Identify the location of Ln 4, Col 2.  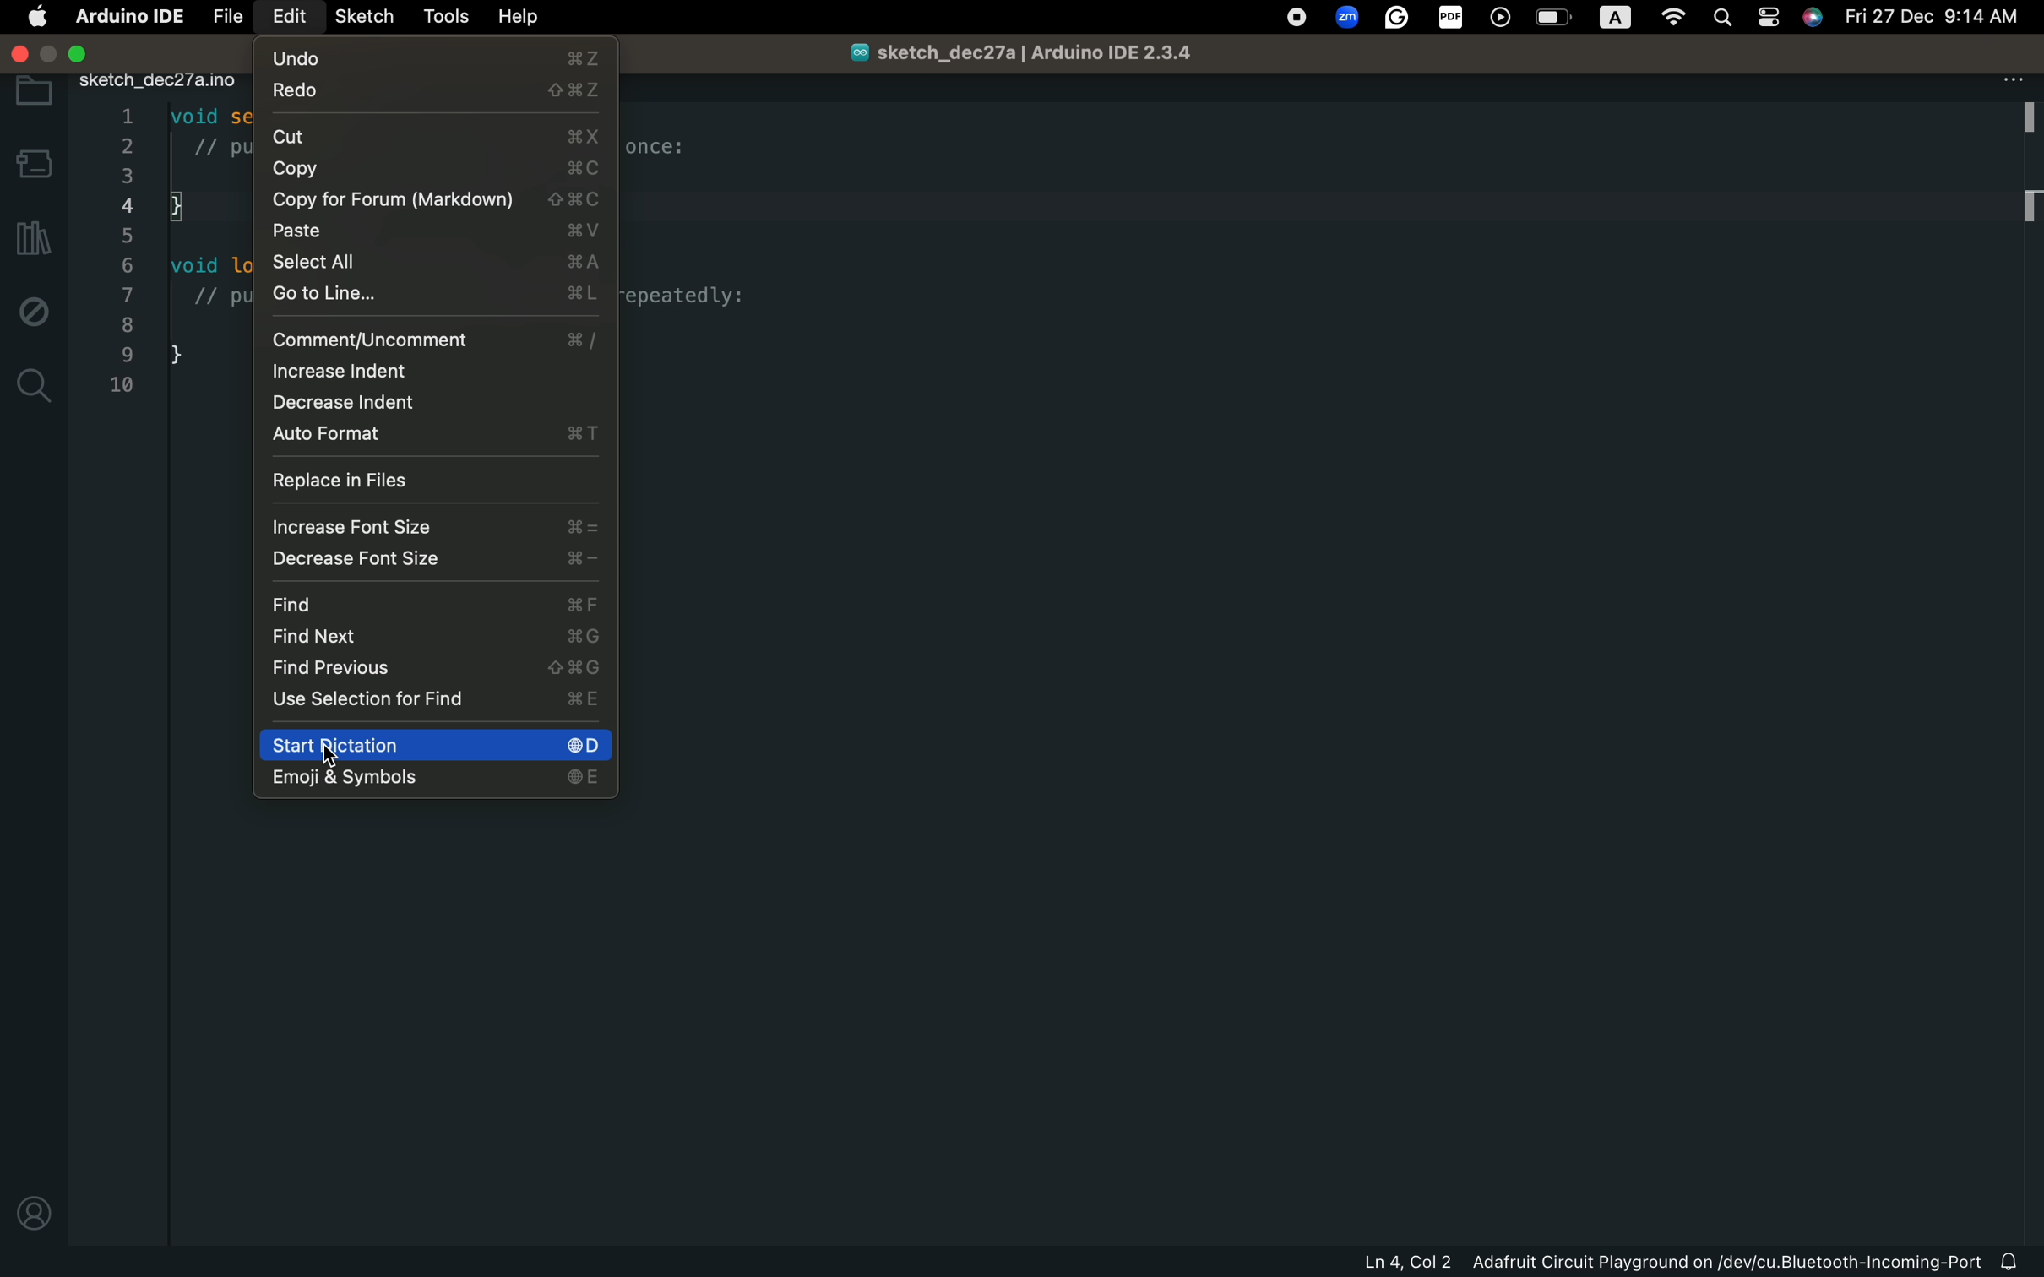
(1405, 1263).